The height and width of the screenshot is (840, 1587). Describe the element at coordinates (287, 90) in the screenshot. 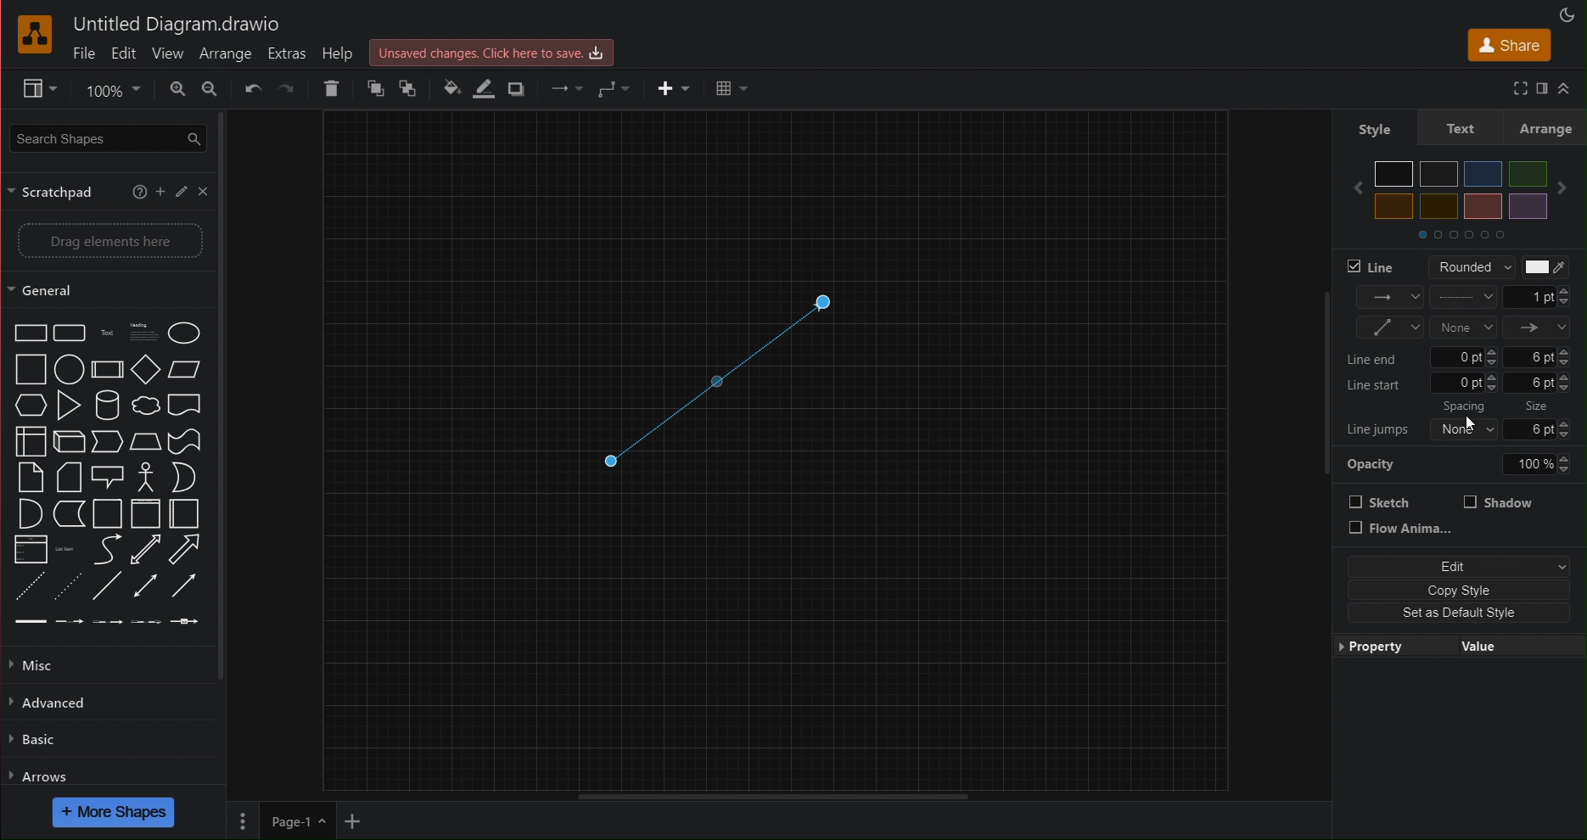

I see `Redo` at that location.